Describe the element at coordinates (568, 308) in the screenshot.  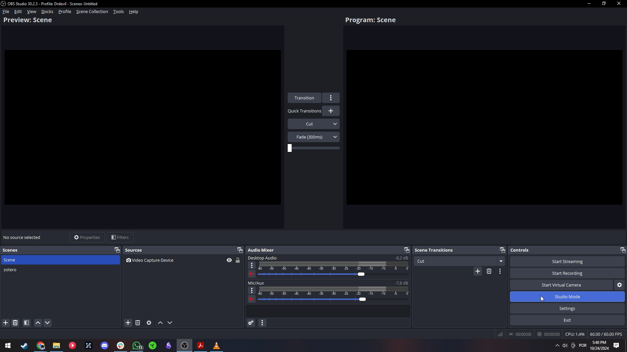
I see `Settings` at that location.